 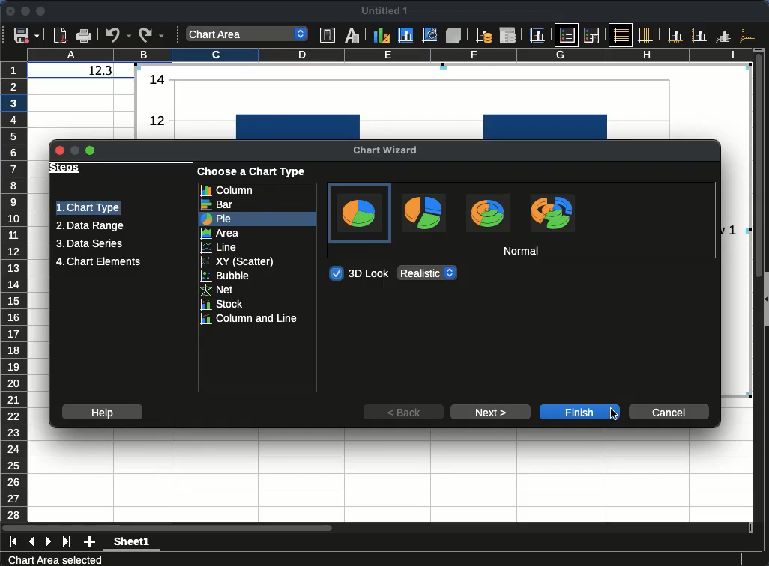 What do you see at coordinates (759, 168) in the screenshot?
I see `Vertical slide bar` at bounding box center [759, 168].